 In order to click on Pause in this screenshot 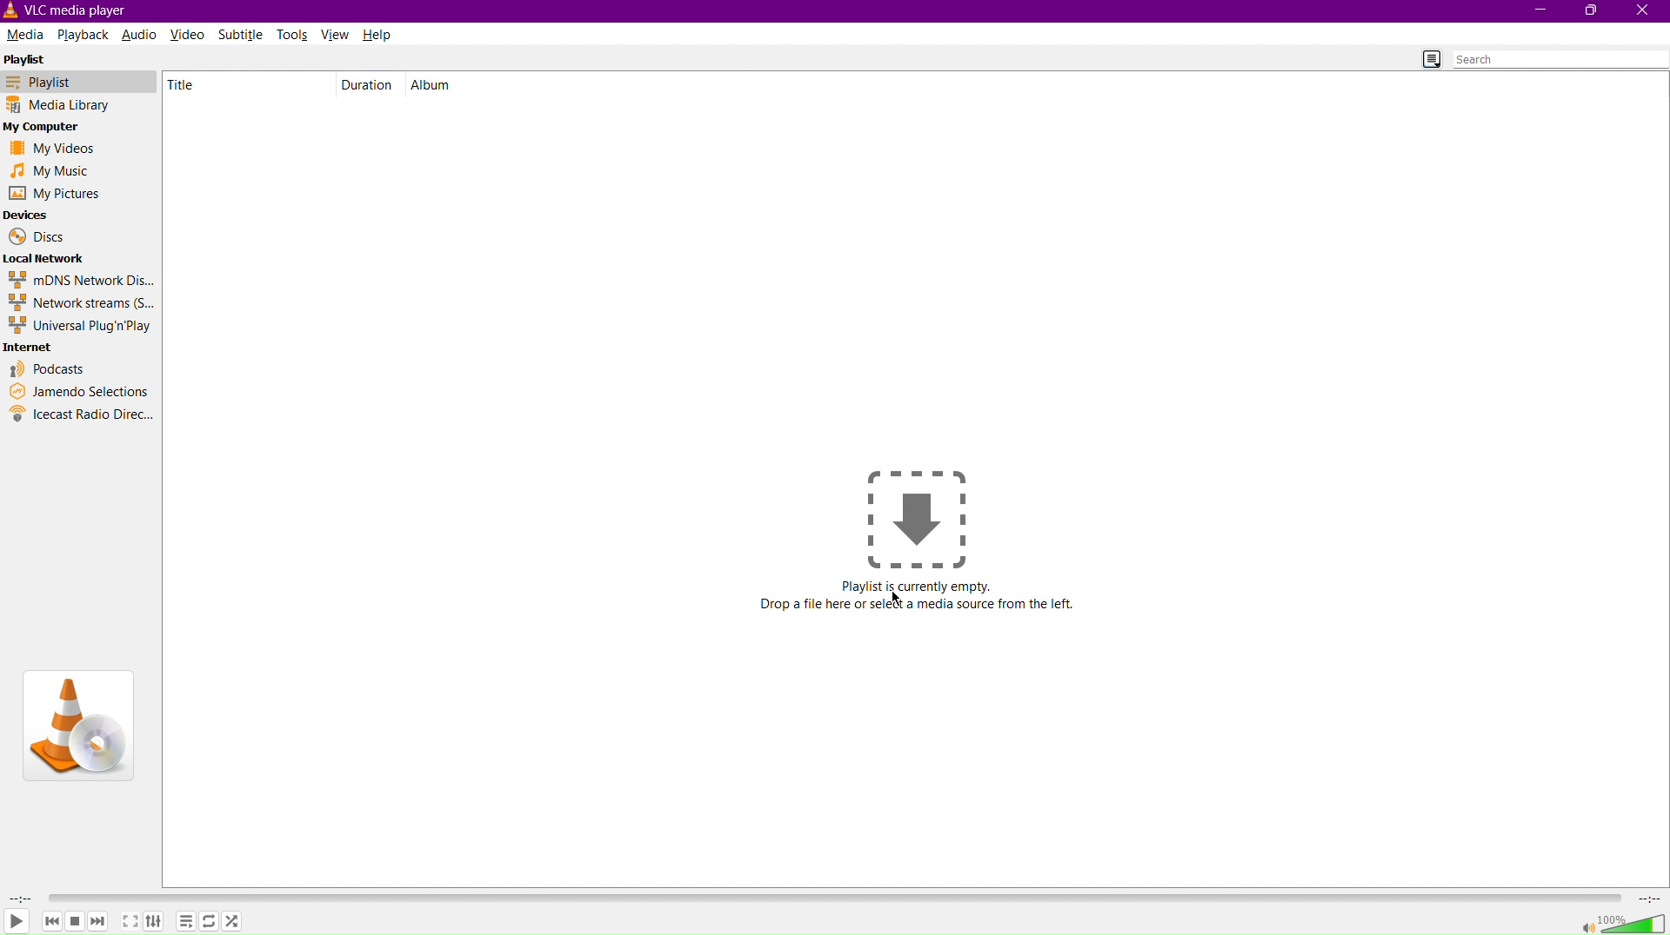, I will do `click(75, 919)`.